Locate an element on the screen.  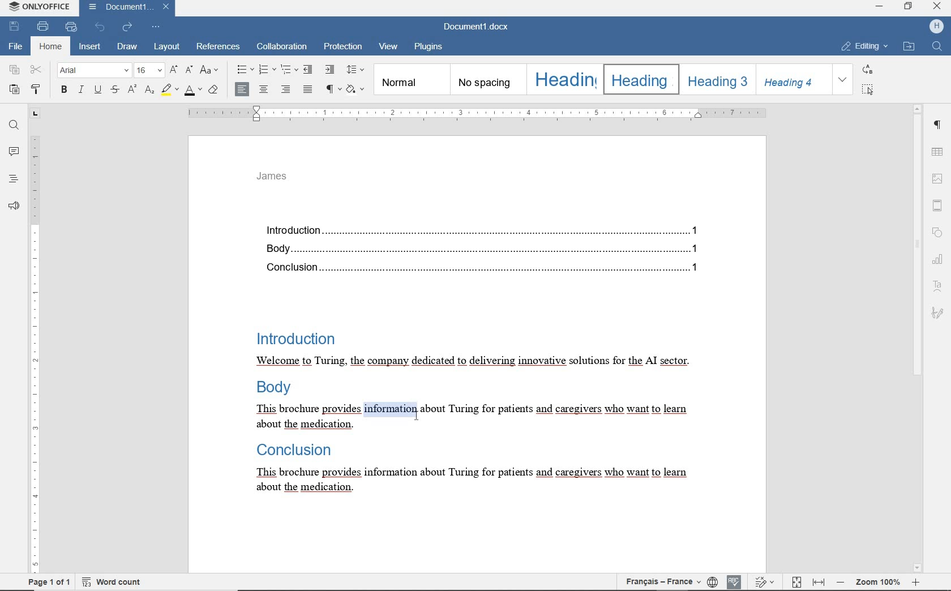
REDO is located at coordinates (128, 28).